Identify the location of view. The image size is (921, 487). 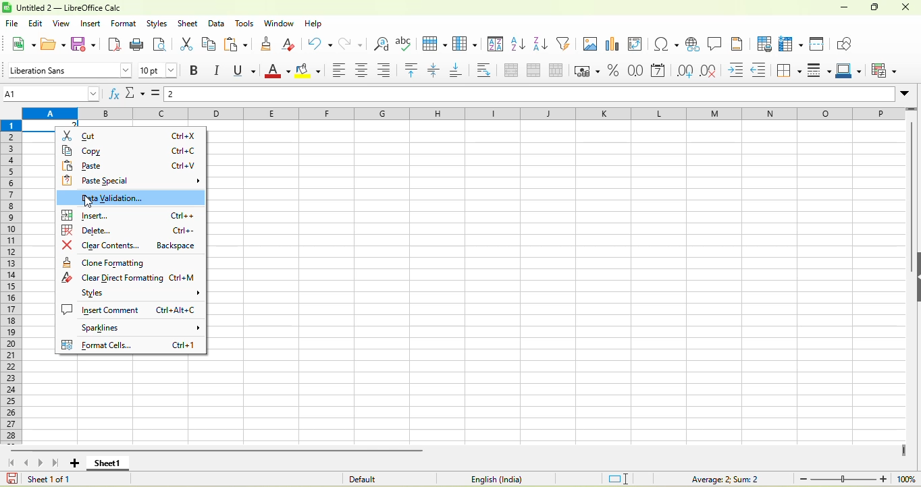
(62, 24).